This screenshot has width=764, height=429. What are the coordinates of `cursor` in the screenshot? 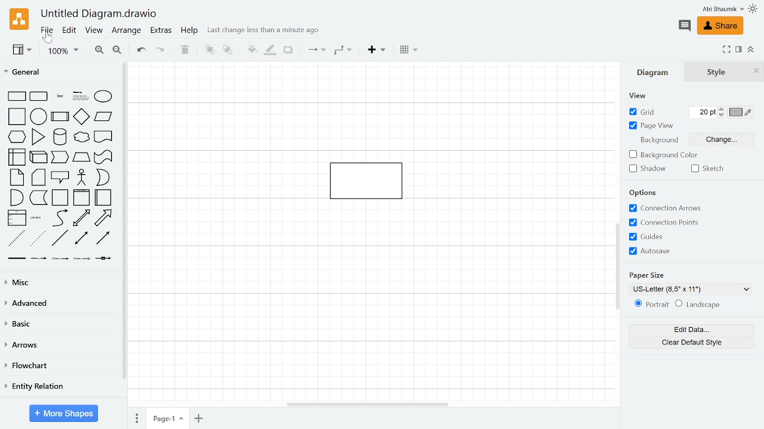 It's located at (47, 38).